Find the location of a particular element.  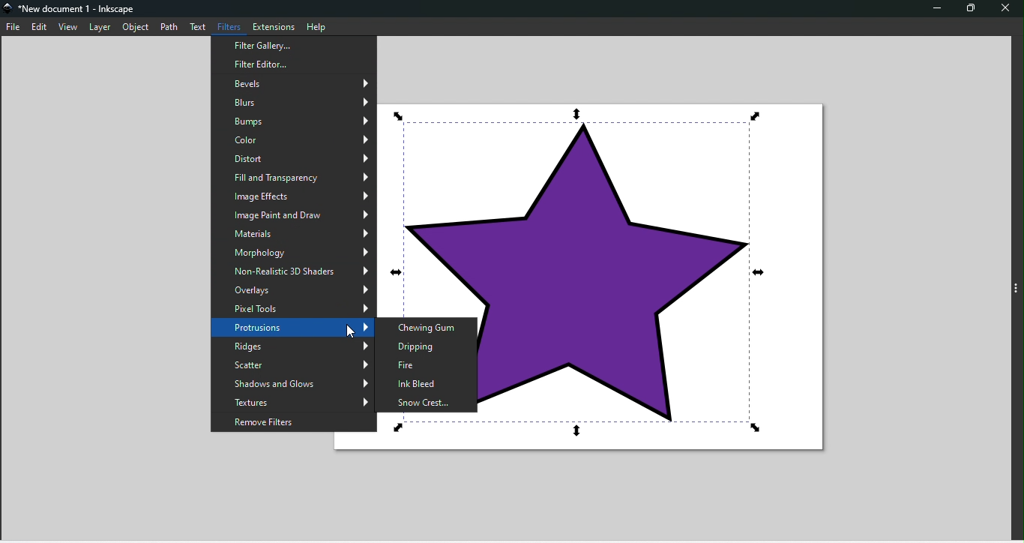

Textures is located at coordinates (292, 401).